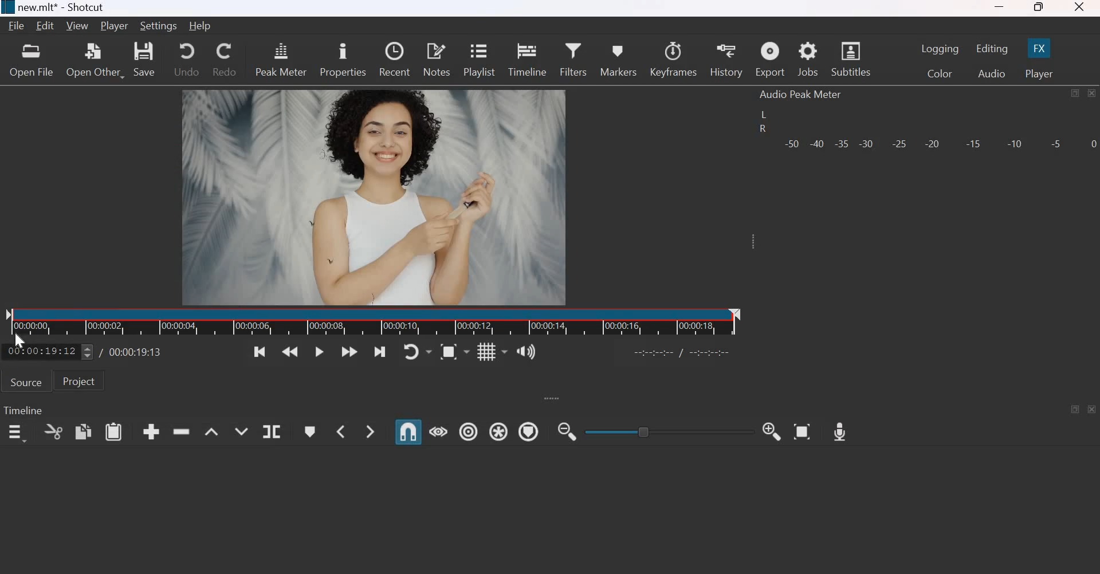  What do you see at coordinates (27, 382) in the screenshot?
I see `Source` at bounding box center [27, 382].